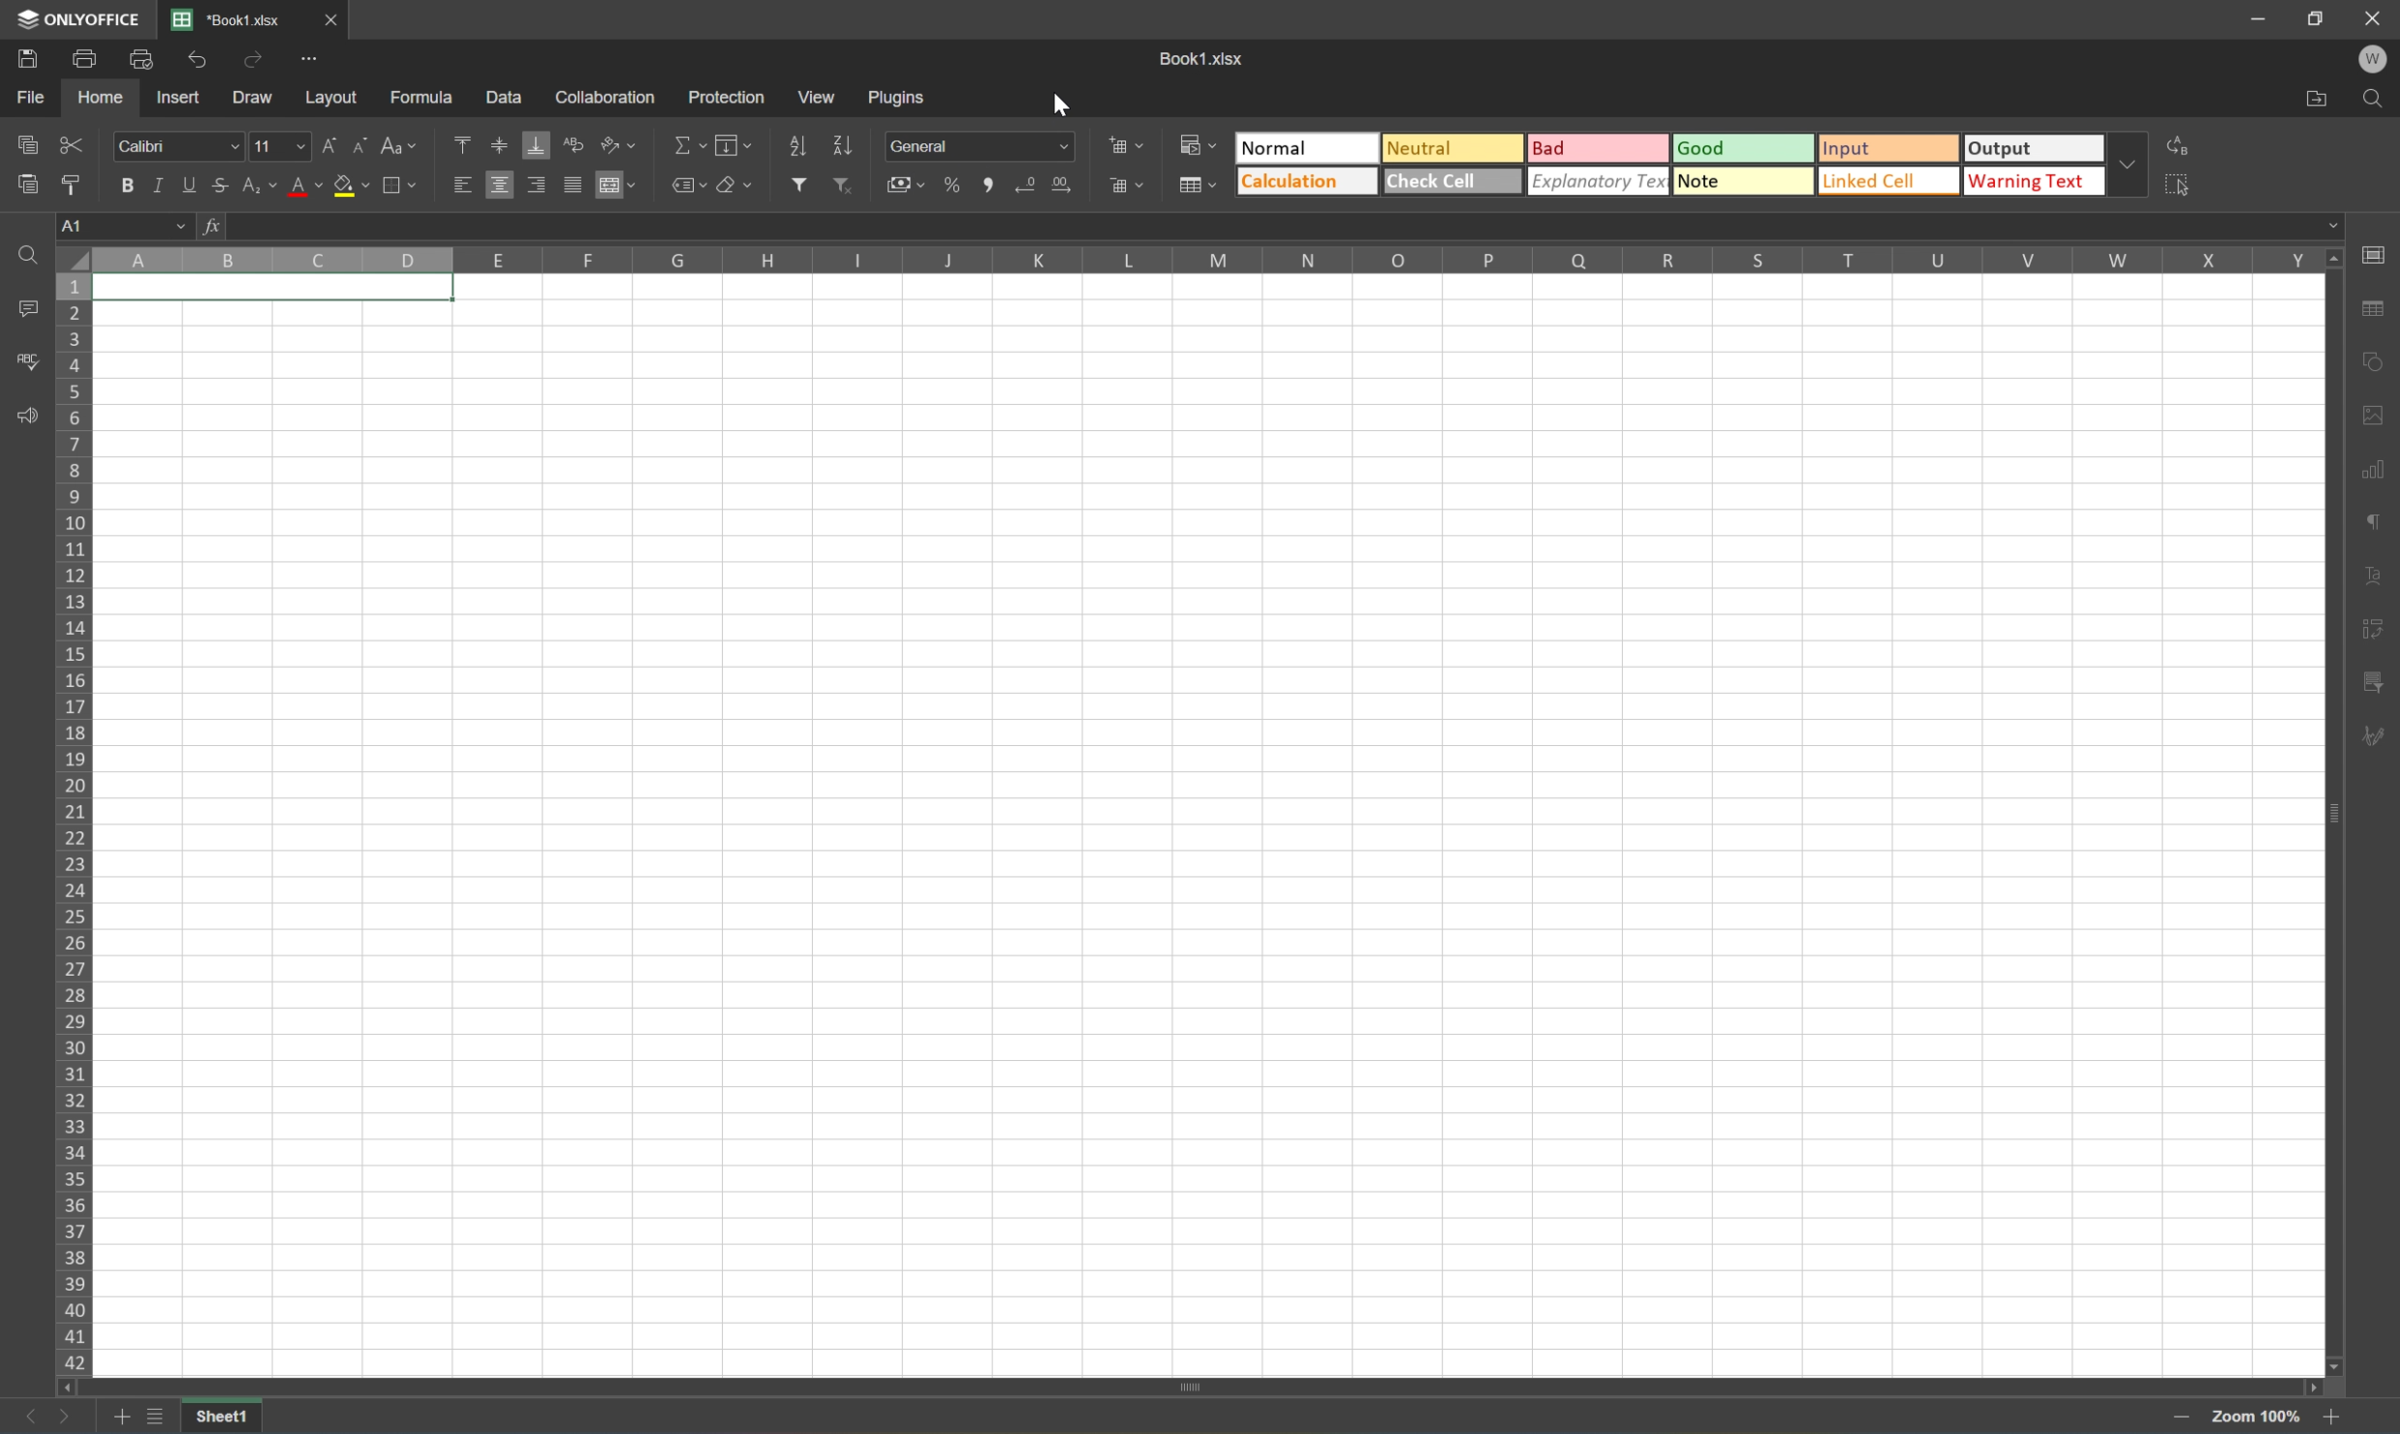 The width and height of the screenshot is (2400, 1434). I want to click on Input, so click(1889, 151).